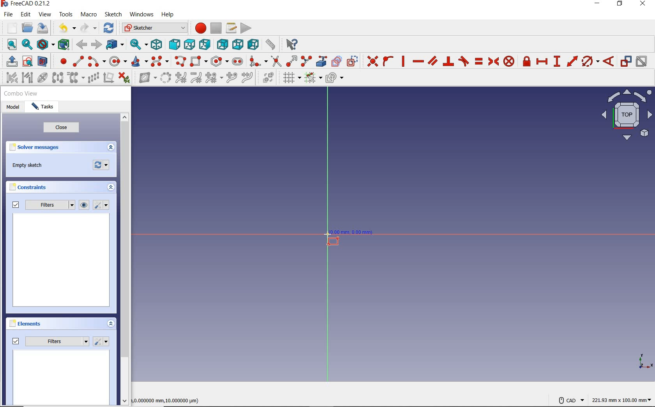 The height and width of the screenshot is (407, 655). I want to click on empty sketch, so click(28, 165).